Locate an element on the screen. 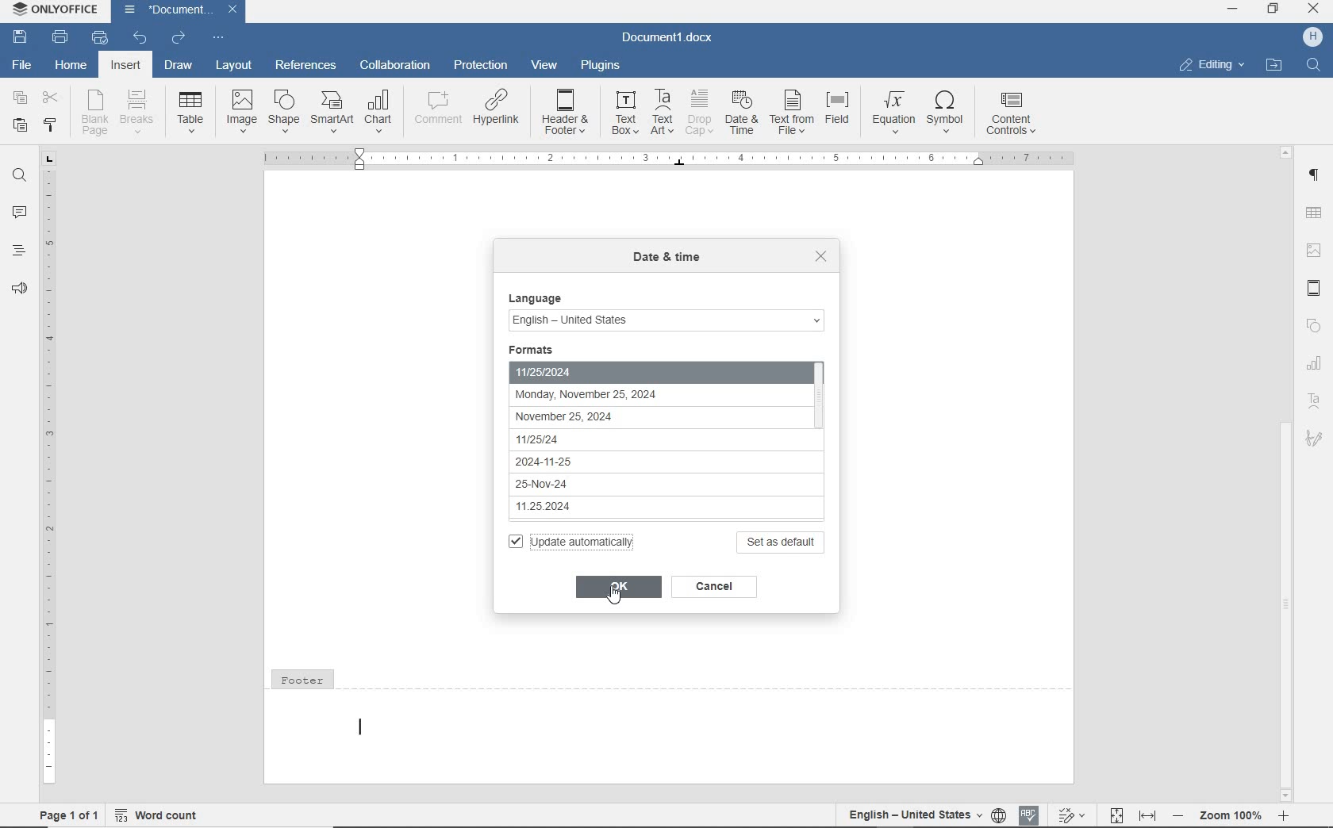 The height and width of the screenshot is (828, 1333). ONLYOFFICE is located at coordinates (52, 11).